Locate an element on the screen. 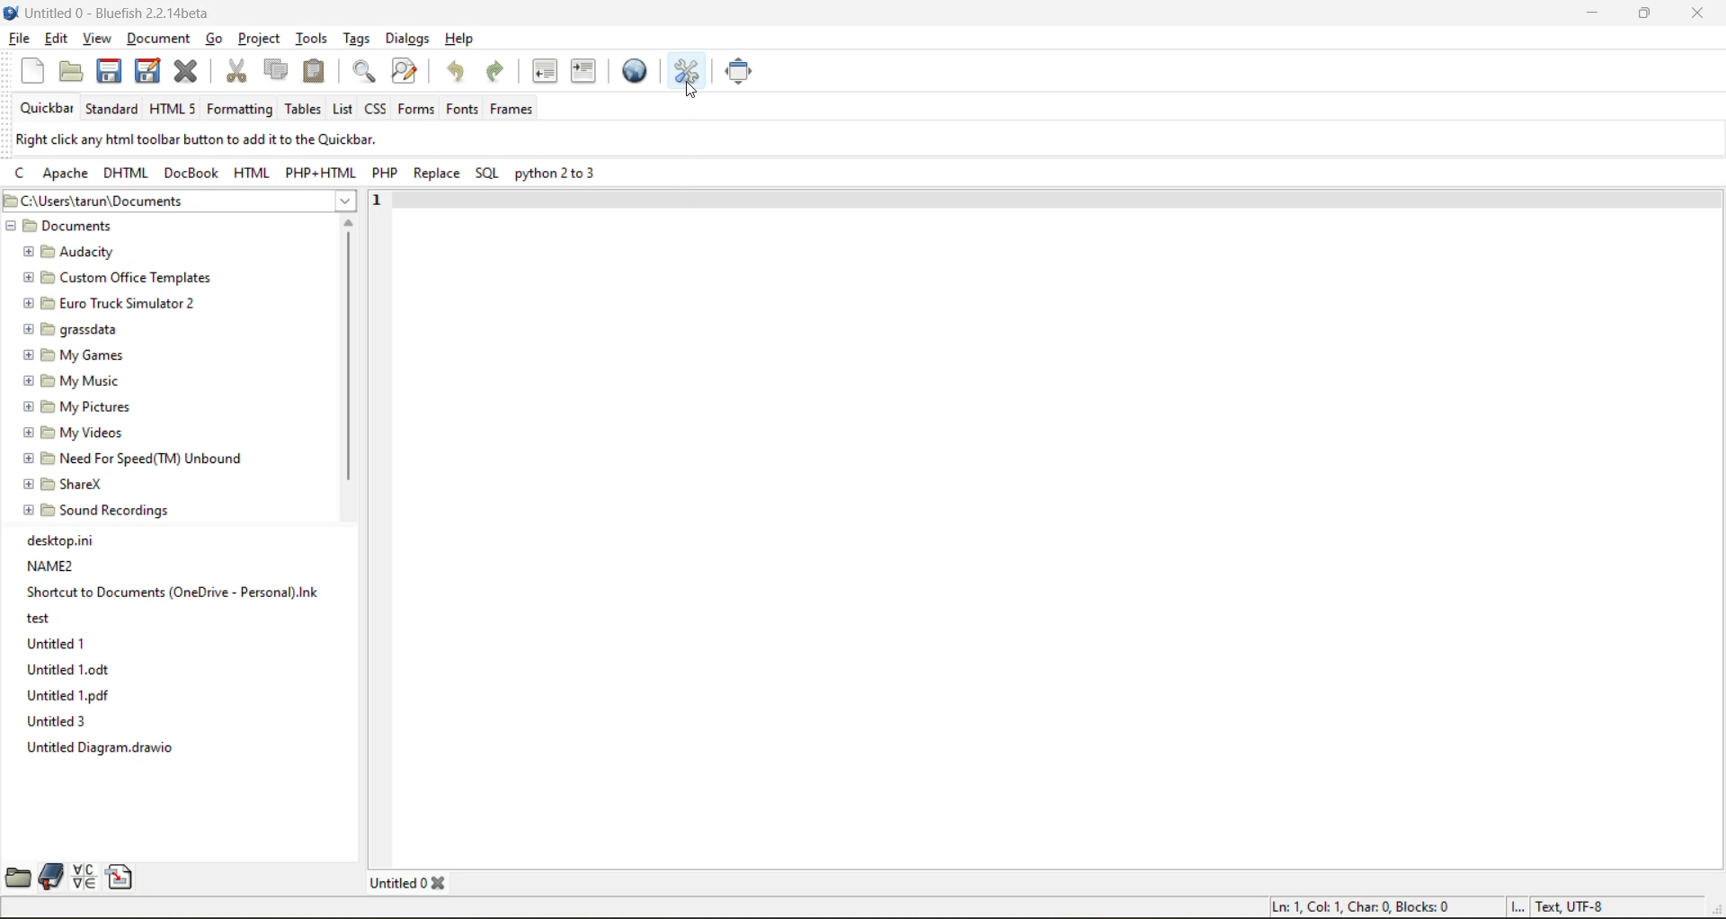  formatting is located at coordinates (240, 111).